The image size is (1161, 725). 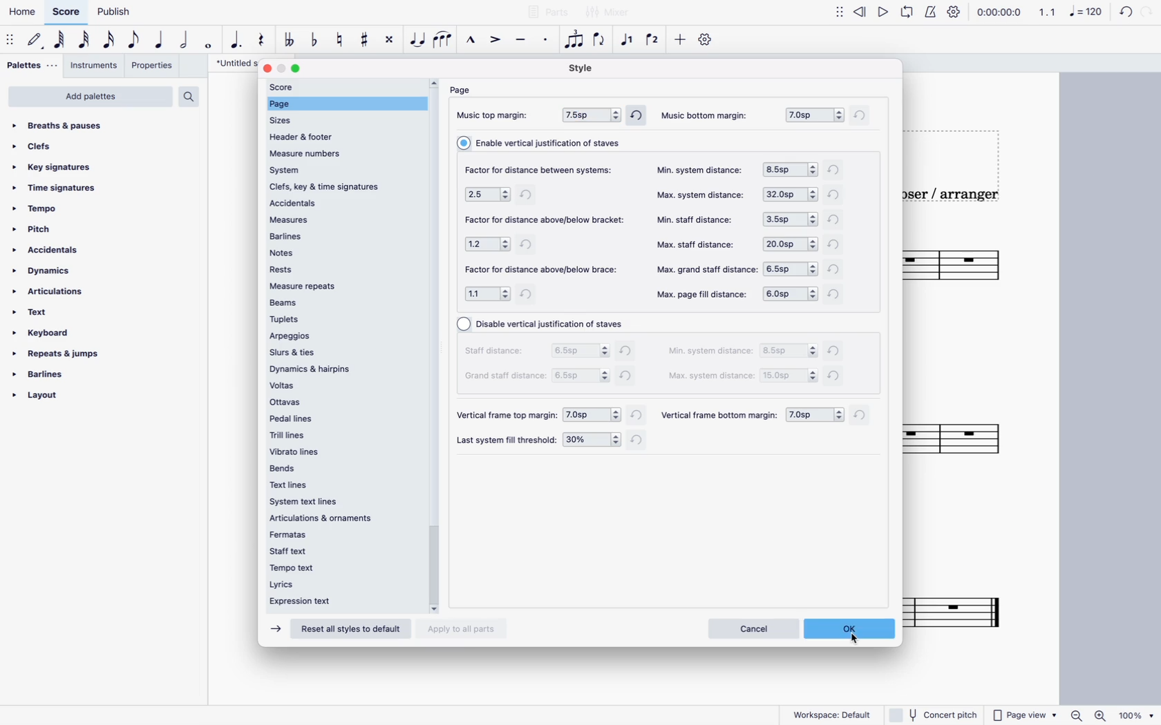 I want to click on ok, so click(x=853, y=628).